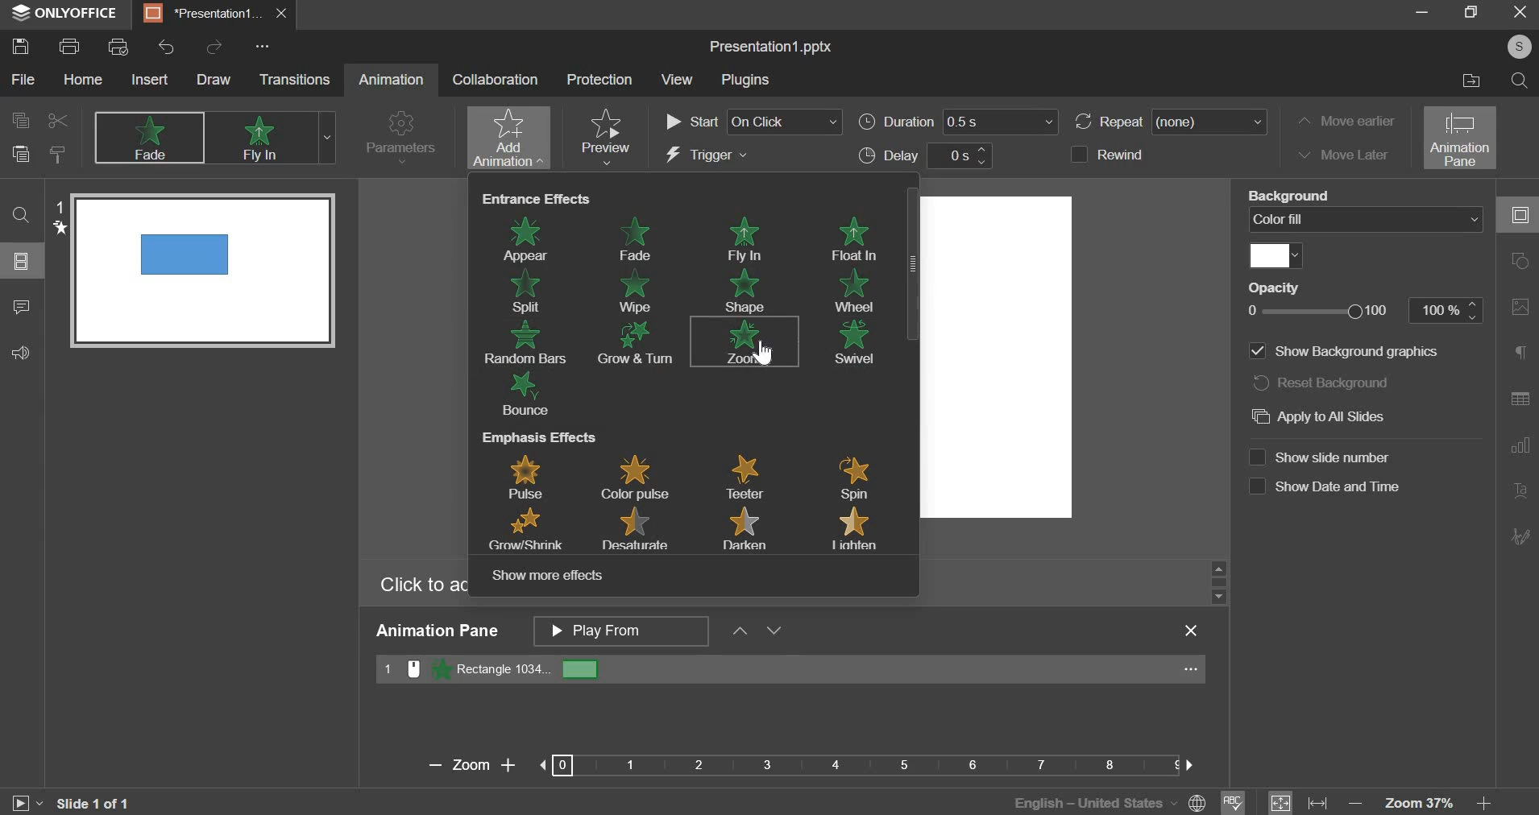  I want to click on insert, so click(151, 81).